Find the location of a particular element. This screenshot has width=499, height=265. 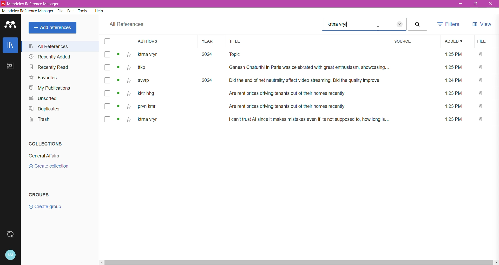

Recently Read is located at coordinates (48, 67).